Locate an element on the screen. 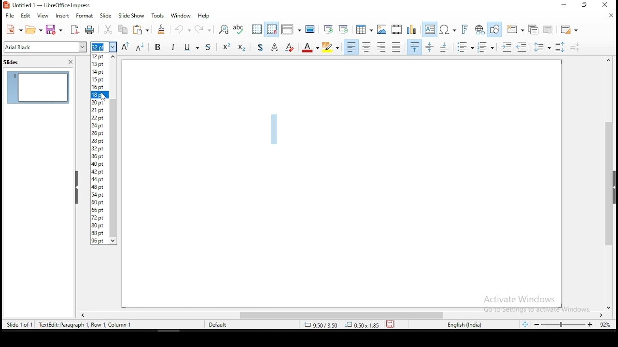 This screenshot has width=618, height=347. Italics is located at coordinates (173, 46).